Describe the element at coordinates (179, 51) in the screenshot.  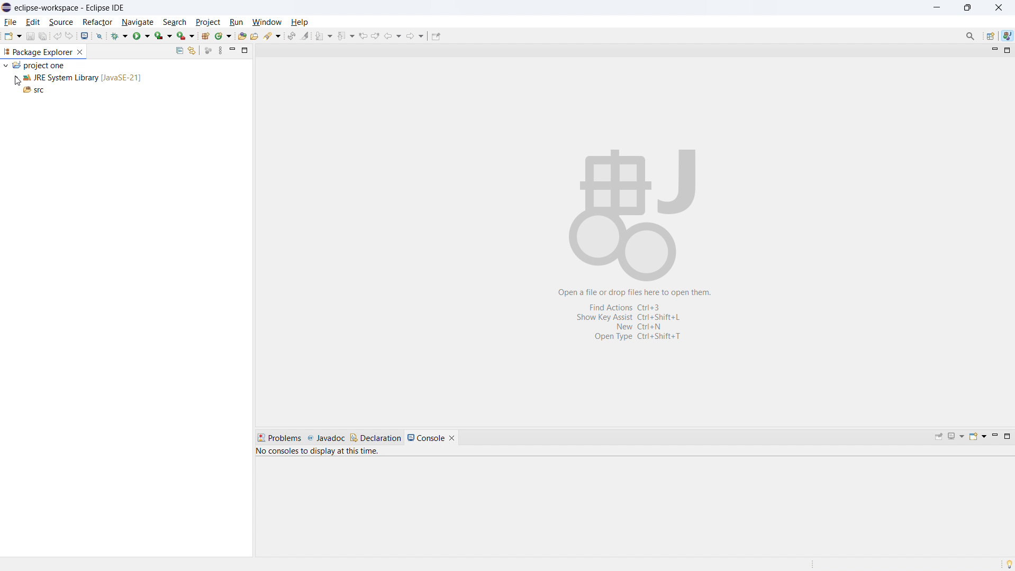
I see `collapse all` at that location.